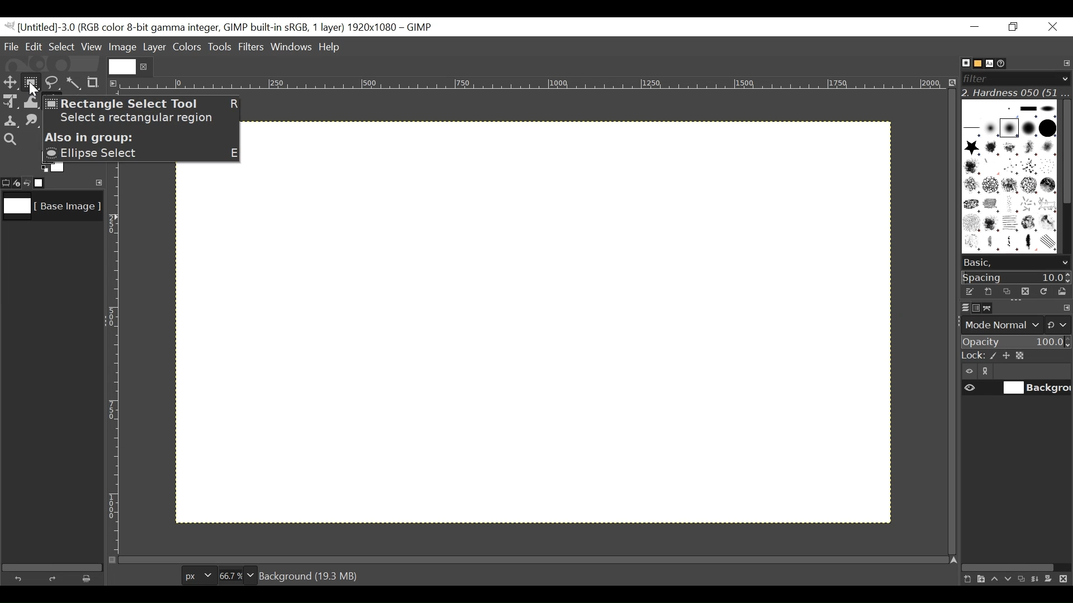  What do you see at coordinates (331, 48) in the screenshot?
I see `Help` at bounding box center [331, 48].